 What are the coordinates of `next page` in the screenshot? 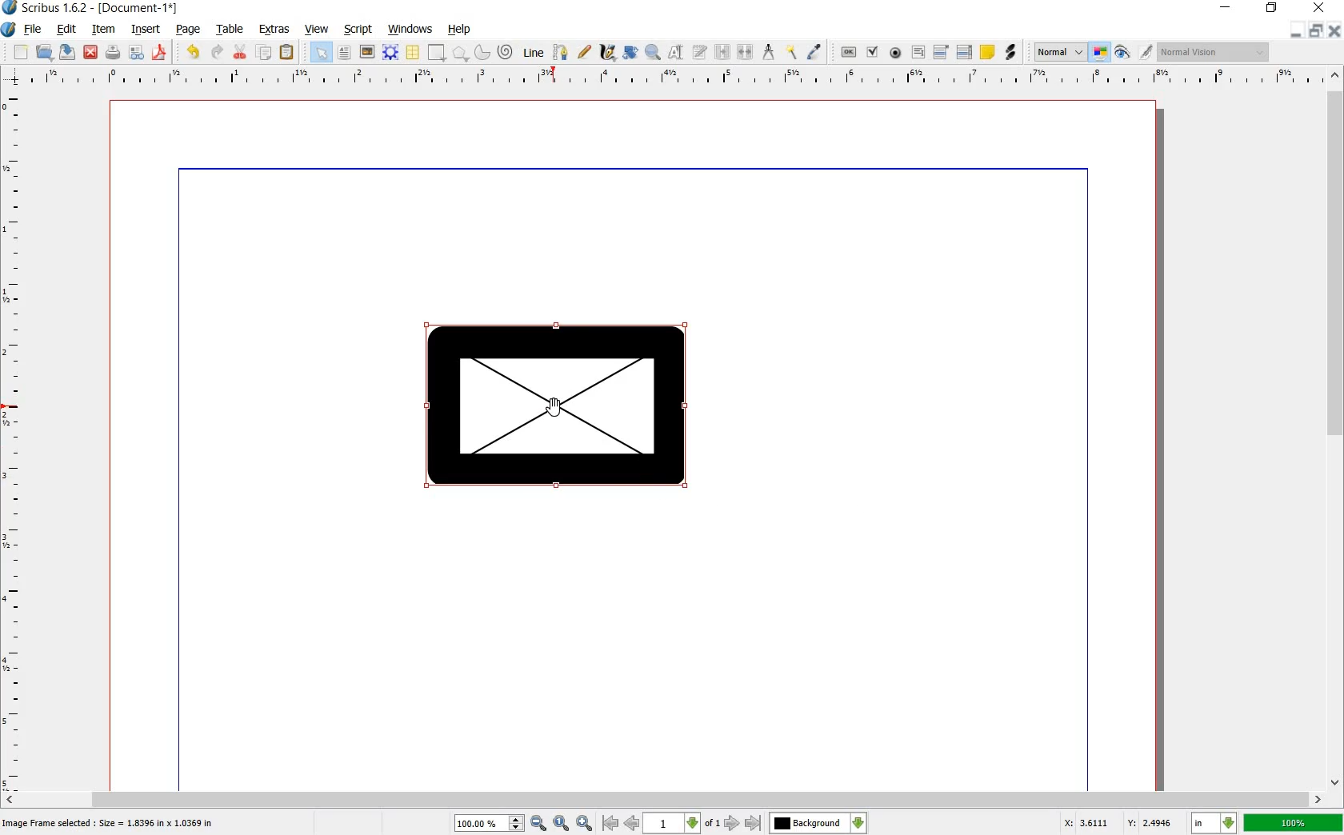 It's located at (730, 824).